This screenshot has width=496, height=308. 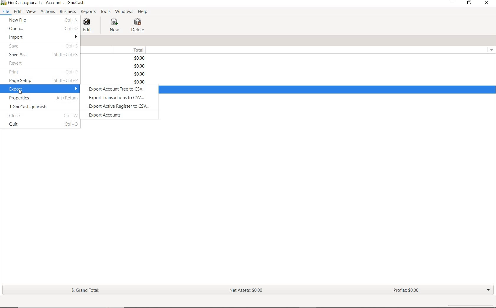 I want to click on RESTORE DOWN, so click(x=469, y=3).